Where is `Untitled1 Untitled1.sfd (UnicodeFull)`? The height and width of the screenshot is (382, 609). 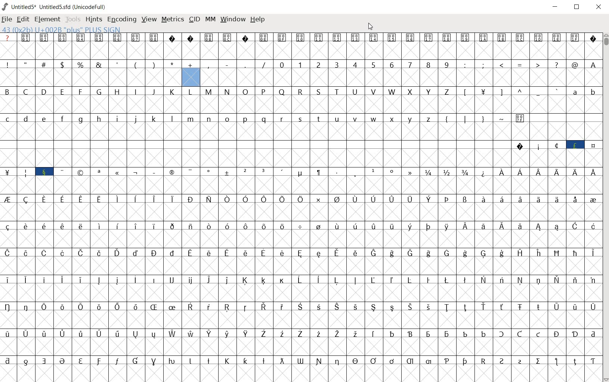 Untitled1 Untitled1.sfd (UnicodeFull) is located at coordinates (56, 7).